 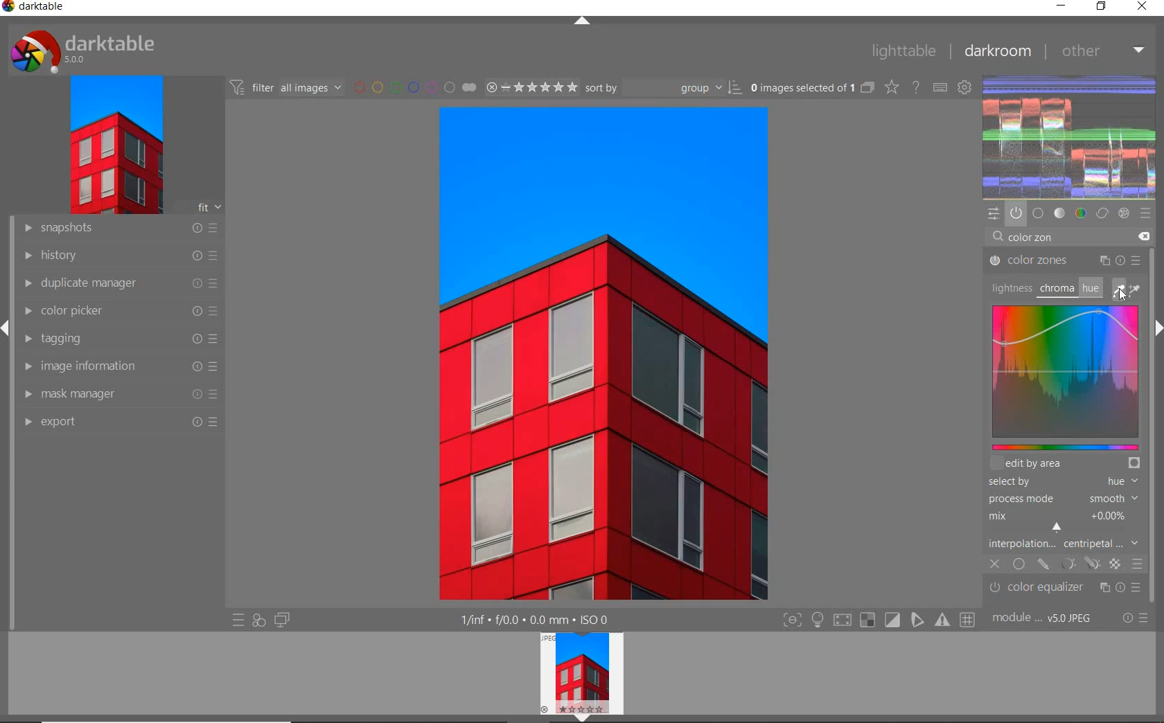 What do you see at coordinates (1063, 543) in the screenshot?
I see `INTERPOLATION` at bounding box center [1063, 543].